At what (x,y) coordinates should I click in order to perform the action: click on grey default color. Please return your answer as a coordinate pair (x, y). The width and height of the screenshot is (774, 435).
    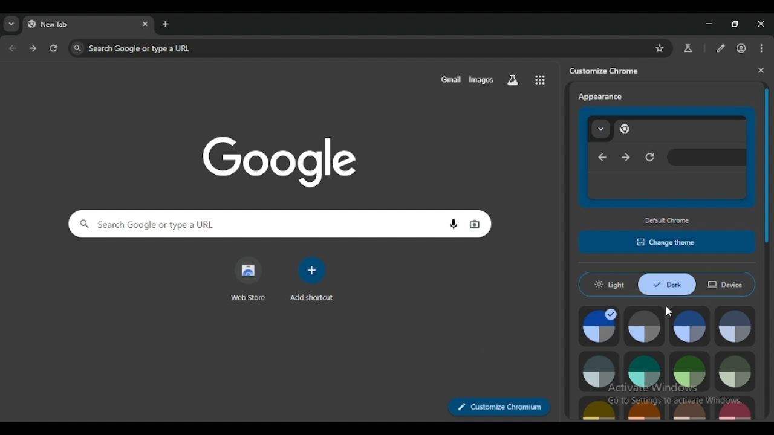
    Looking at the image, I should click on (644, 326).